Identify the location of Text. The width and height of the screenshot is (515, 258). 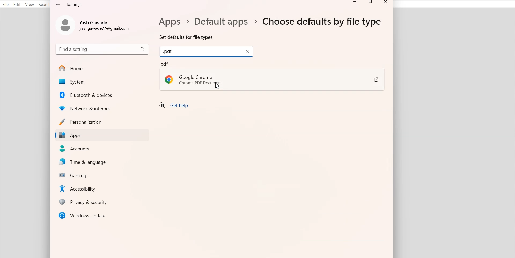
(69, 4).